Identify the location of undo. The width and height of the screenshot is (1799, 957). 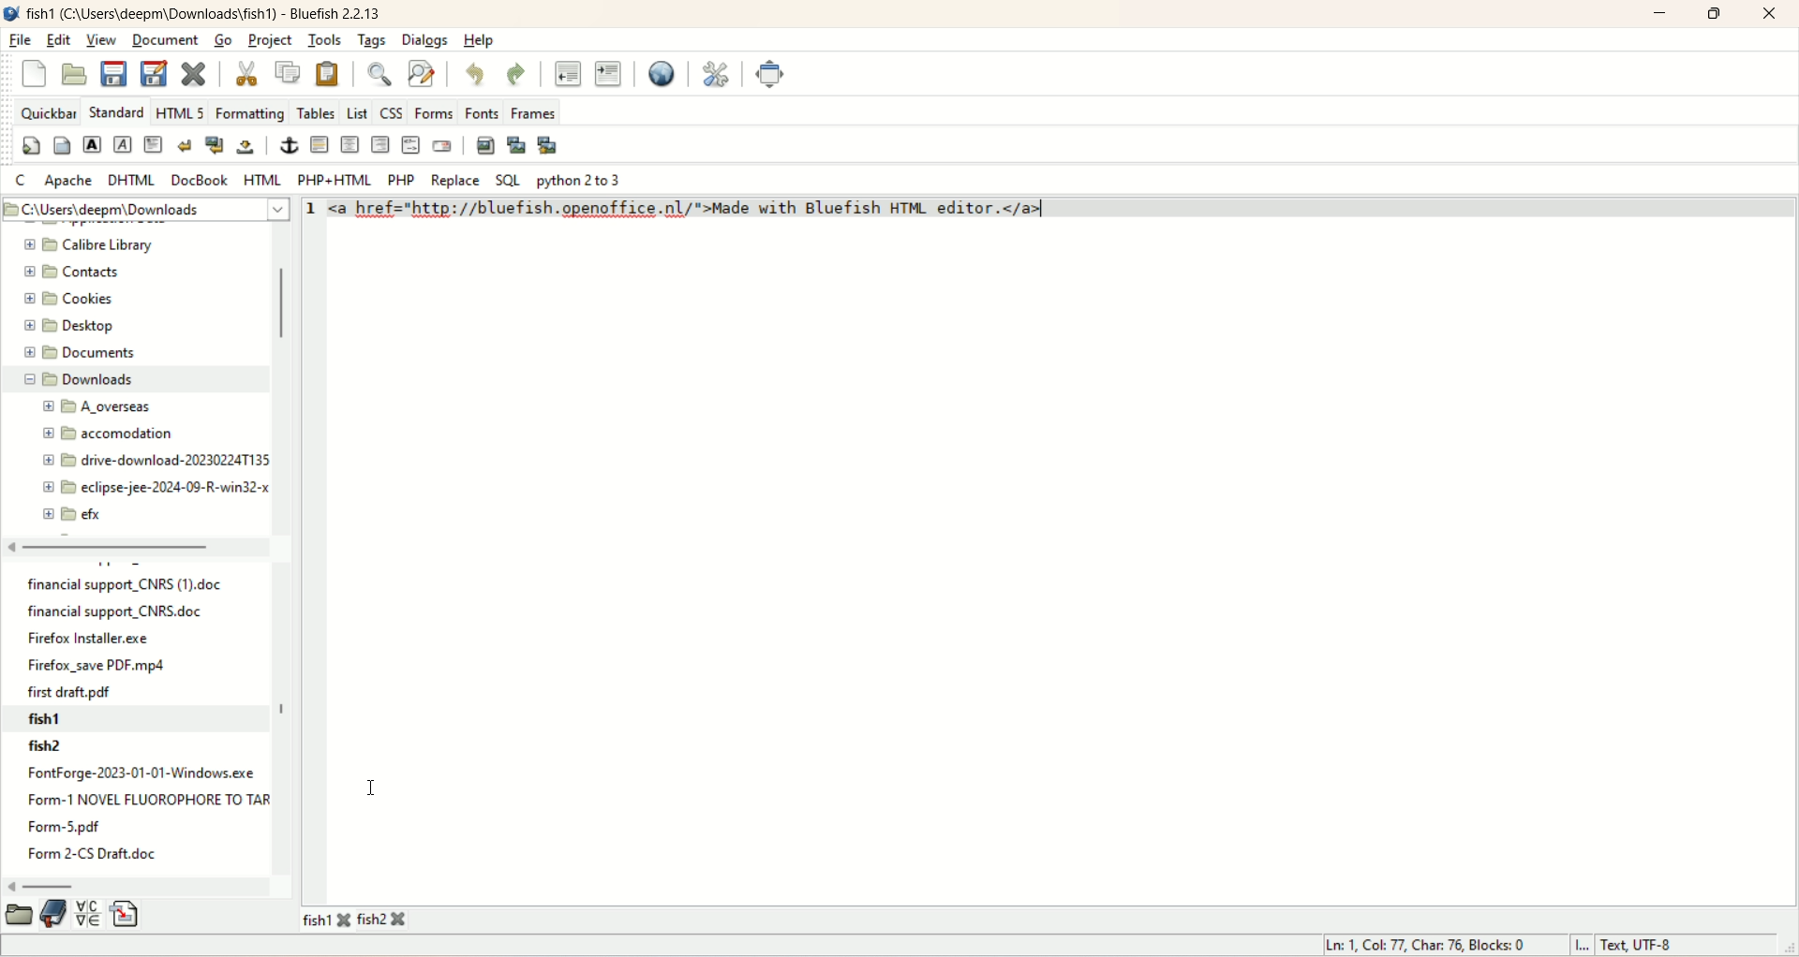
(477, 74).